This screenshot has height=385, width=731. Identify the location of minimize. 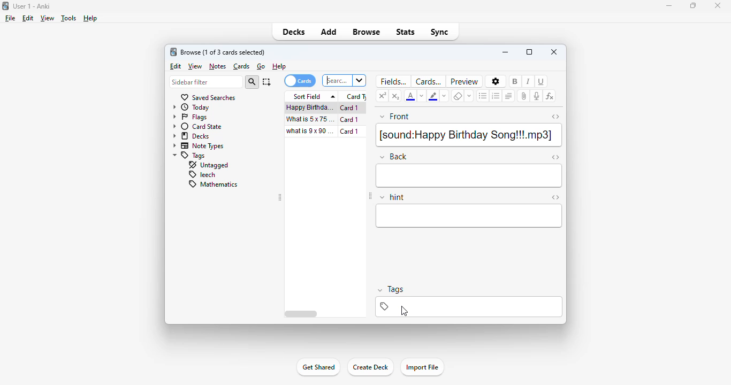
(670, 6).